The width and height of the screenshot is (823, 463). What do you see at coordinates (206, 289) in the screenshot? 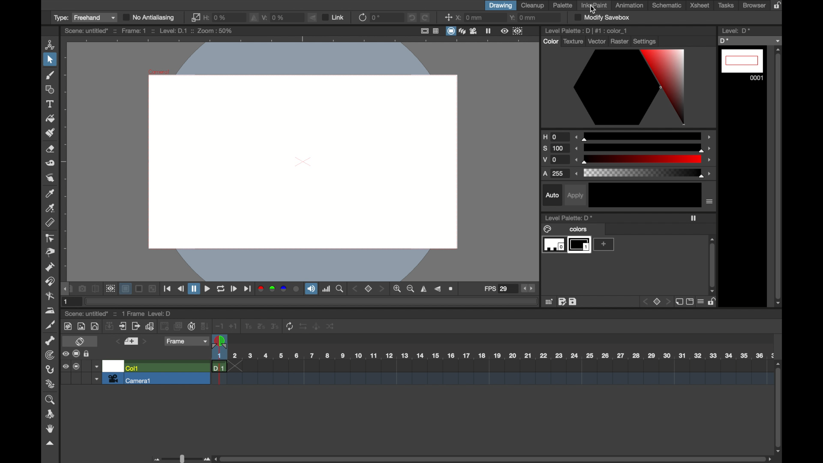
I see `play` at bounding box center [206, 289].